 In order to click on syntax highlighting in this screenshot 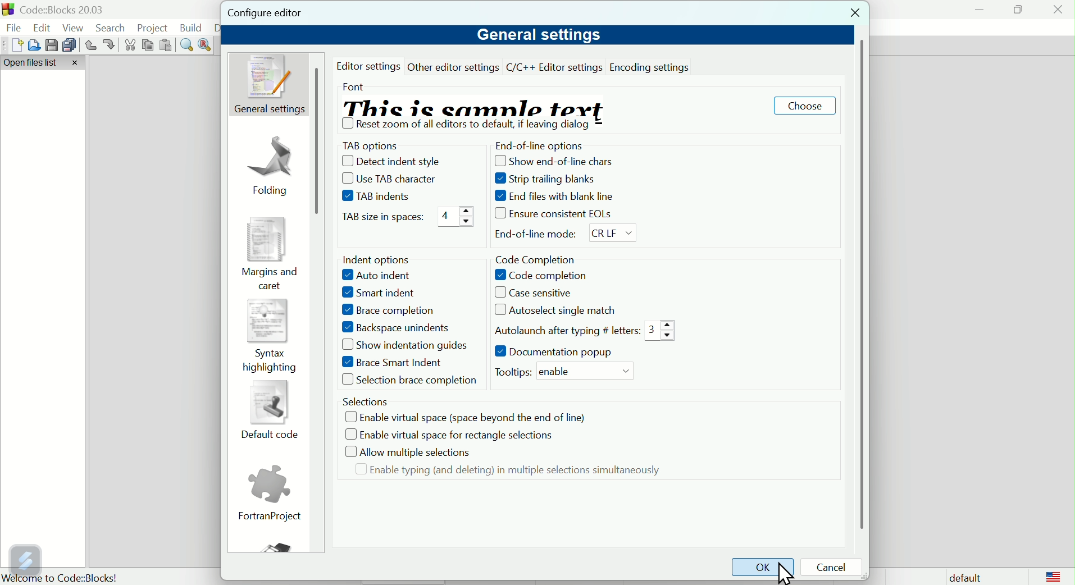, I will do `click(269, 337)`.